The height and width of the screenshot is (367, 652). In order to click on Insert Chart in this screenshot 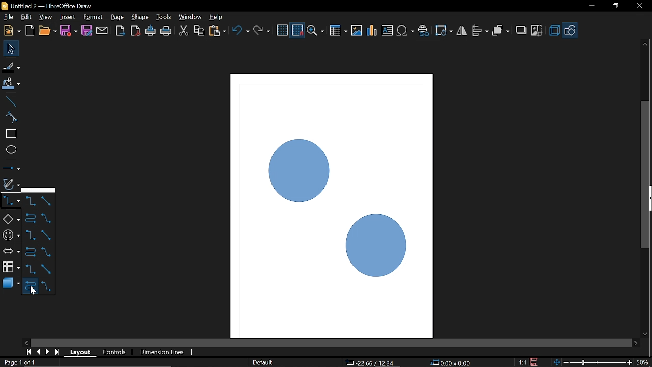, I will do `click(372, 31)`.